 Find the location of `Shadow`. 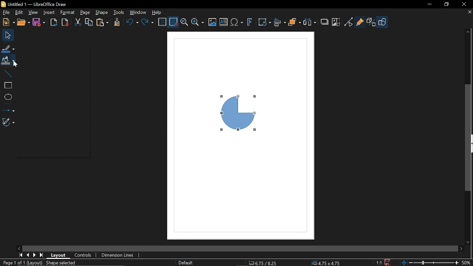

Shadow is located at coordinates (325, 23).